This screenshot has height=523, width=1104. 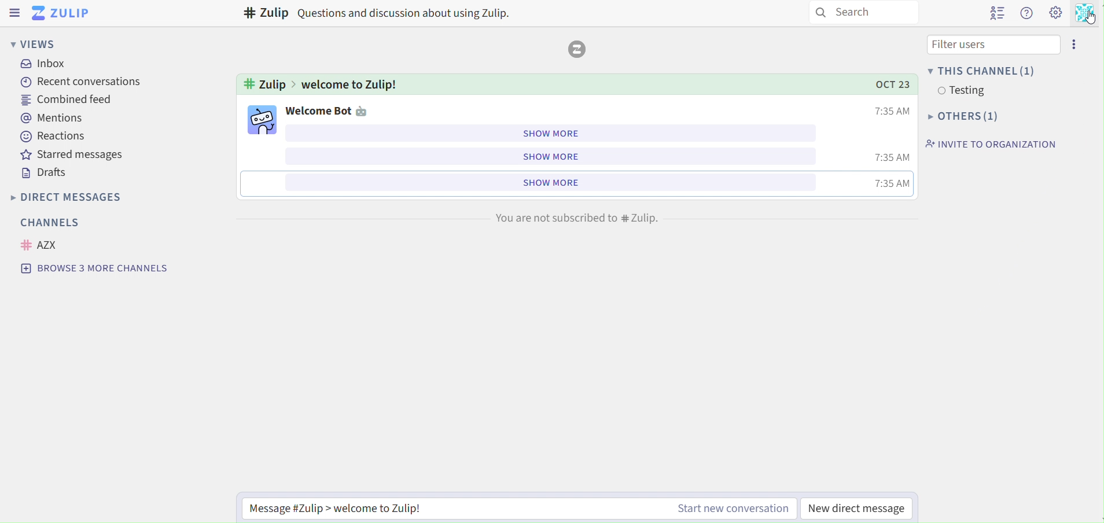 What do you see at coordinates (889, 111) in the screenshot?
I see `7:35AM` at bounding box center [889, 111].